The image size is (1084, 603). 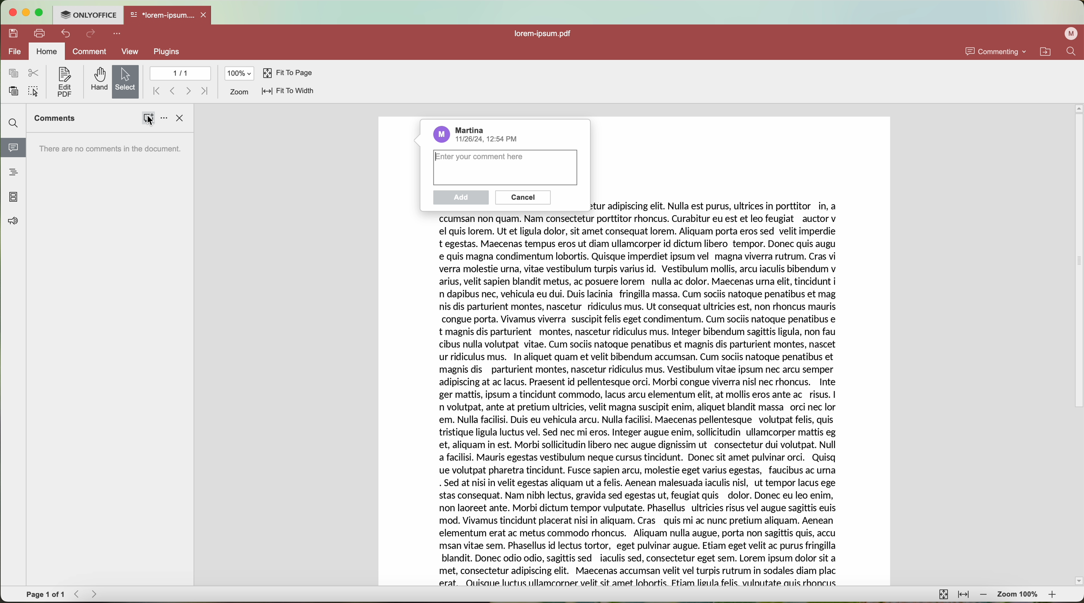 I want to click on minimize, so click(x=25, y=13).